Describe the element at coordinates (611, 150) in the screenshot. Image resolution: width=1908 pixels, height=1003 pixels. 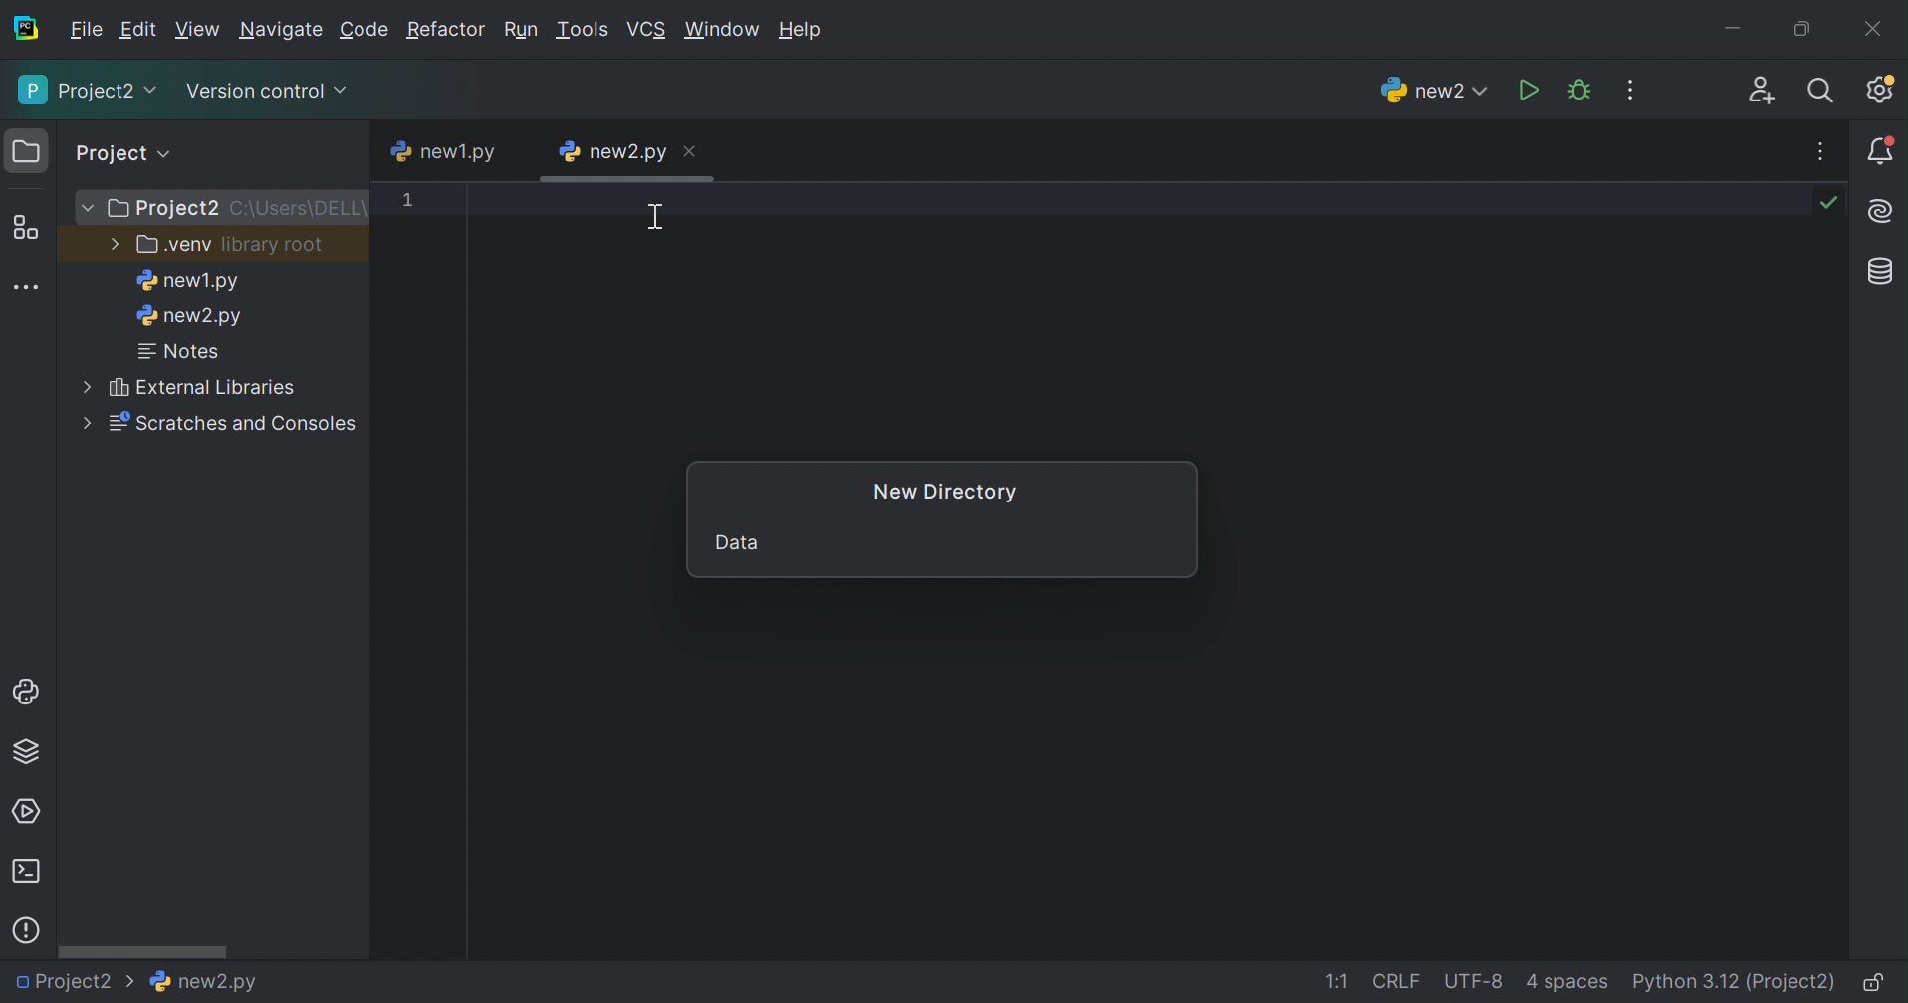
I see `new2.py` at that location.